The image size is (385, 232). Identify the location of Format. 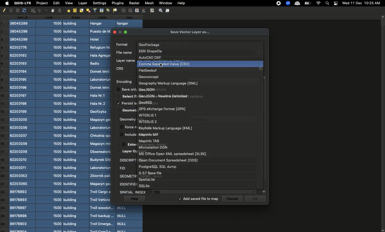
(149, 134).